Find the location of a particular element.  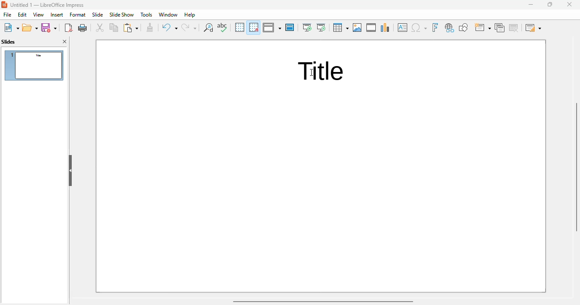

slide show is located at coordinates (122, 14).